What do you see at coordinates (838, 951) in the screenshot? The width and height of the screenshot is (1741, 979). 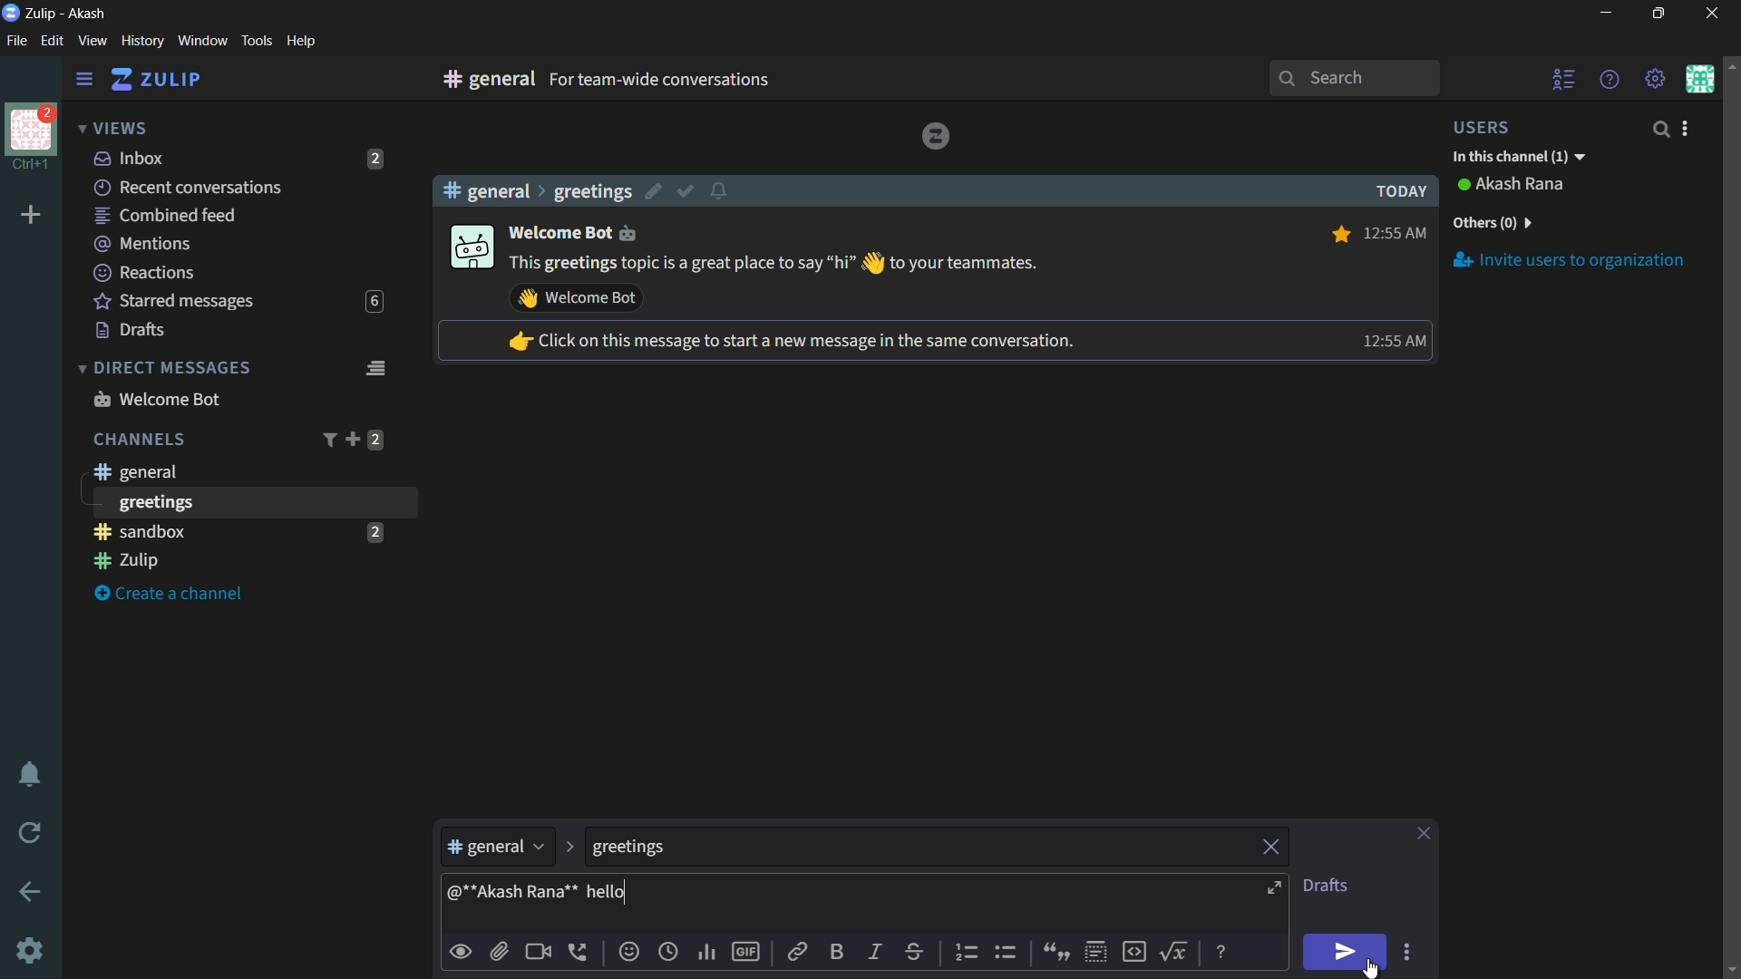 I see `bold` at bounding box center [838, 951].